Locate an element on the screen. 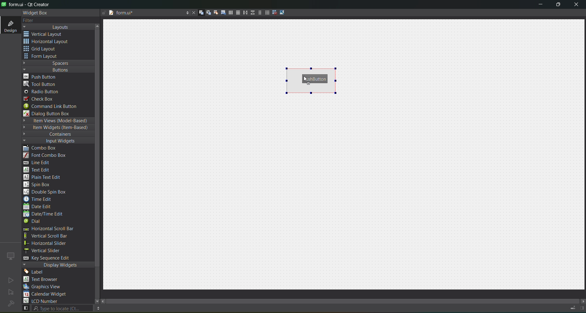 This screenshot has height=313, width=586. layout horizontally is located at coordinates (229, 13).